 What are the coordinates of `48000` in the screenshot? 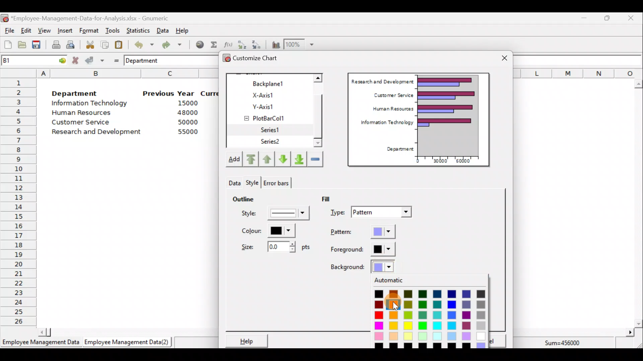 It's located at (187, 113).